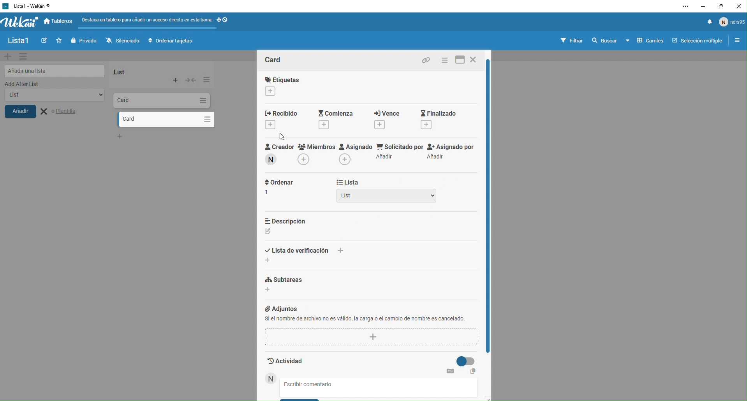 Image resolution: width=747 pixels, height=401 pixels. I want to click on Vertical Scroll bar, so click(488, 206).